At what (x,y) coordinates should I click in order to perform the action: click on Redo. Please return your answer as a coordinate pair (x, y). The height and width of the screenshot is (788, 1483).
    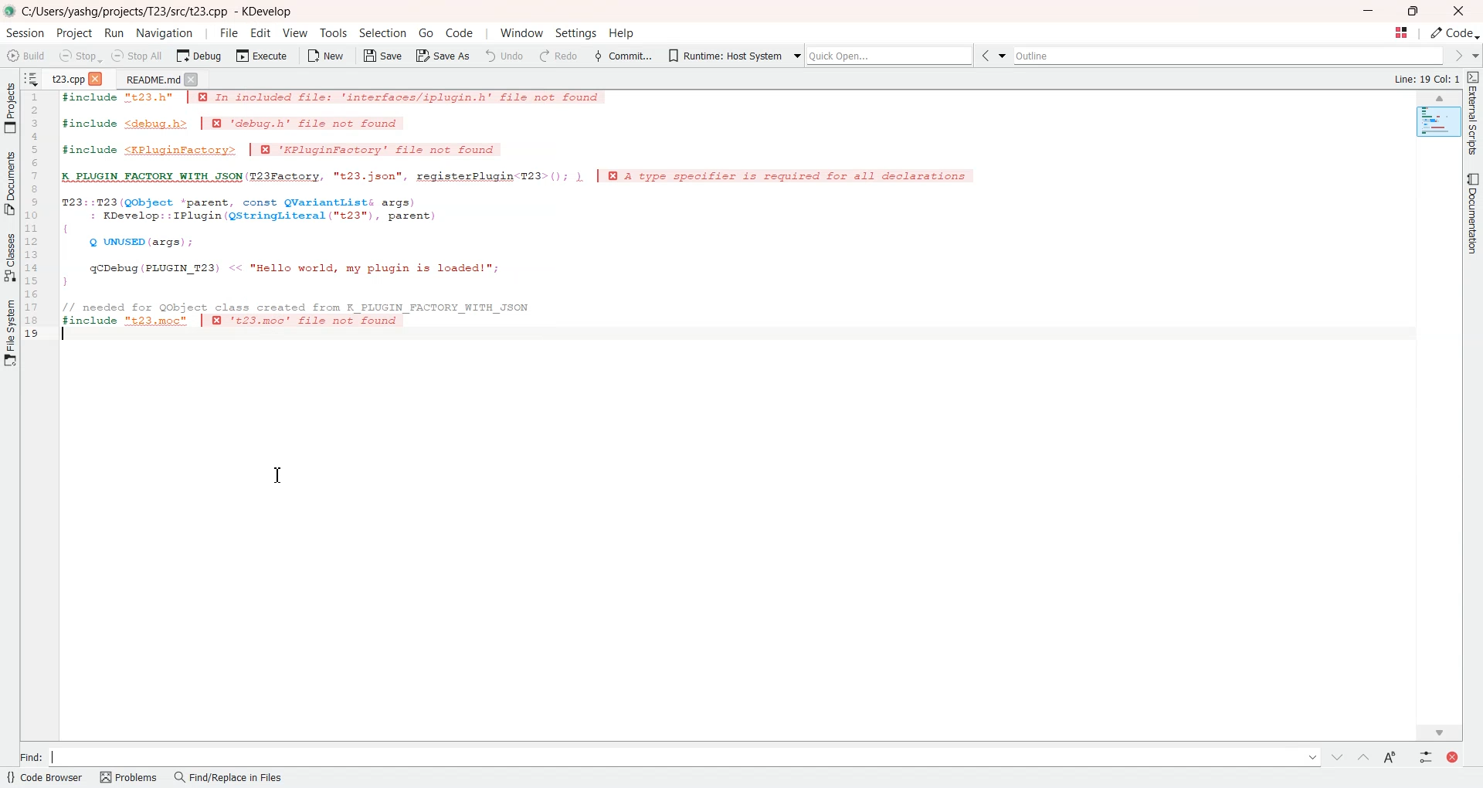
    Looking at the image, I should click on (557, 56).